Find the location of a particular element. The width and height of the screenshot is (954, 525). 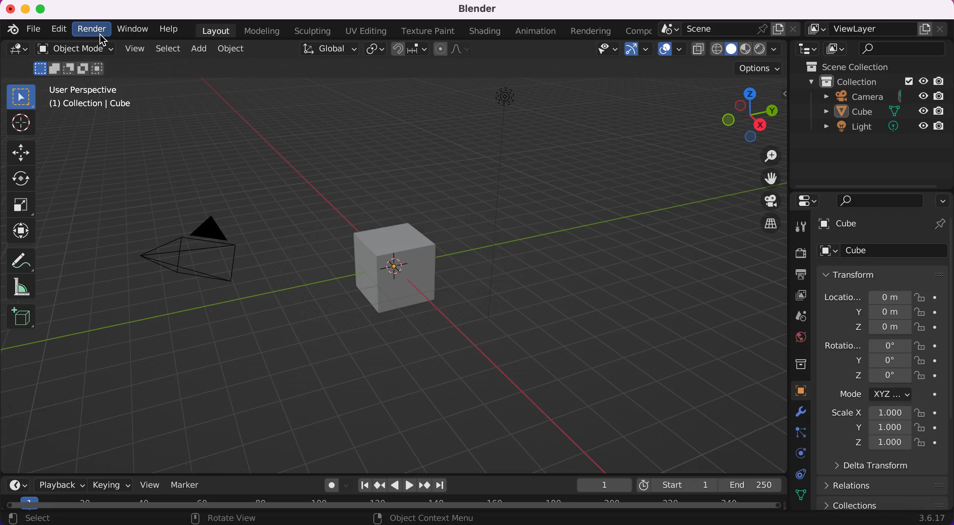

data is located at coordinates (799, 494).